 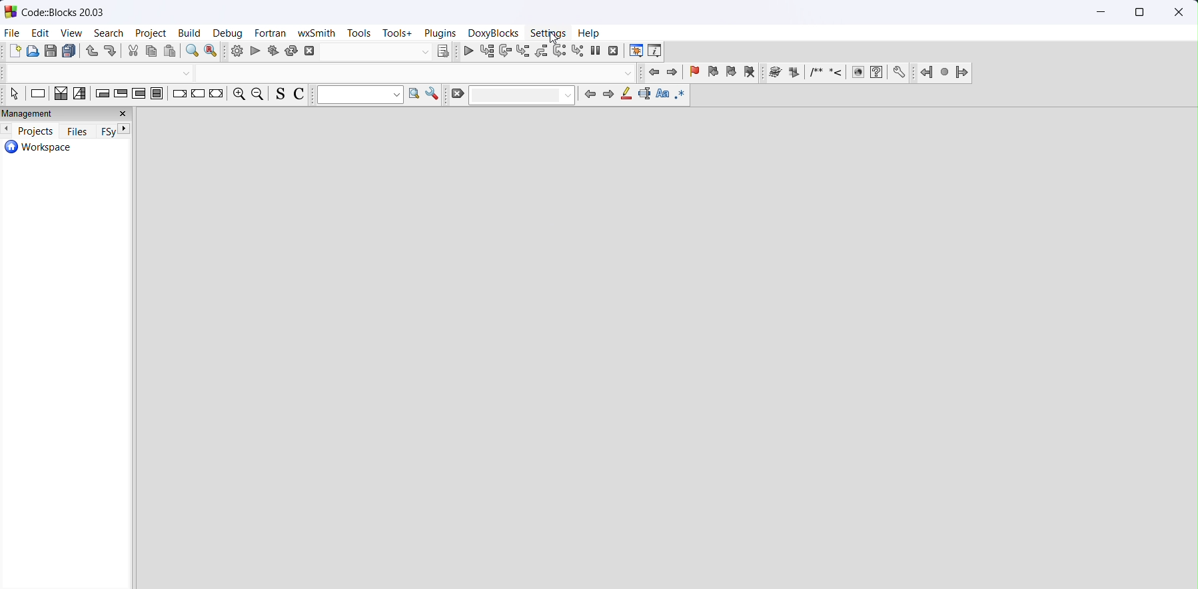 I want to click on next, so click(x=609, y=95).